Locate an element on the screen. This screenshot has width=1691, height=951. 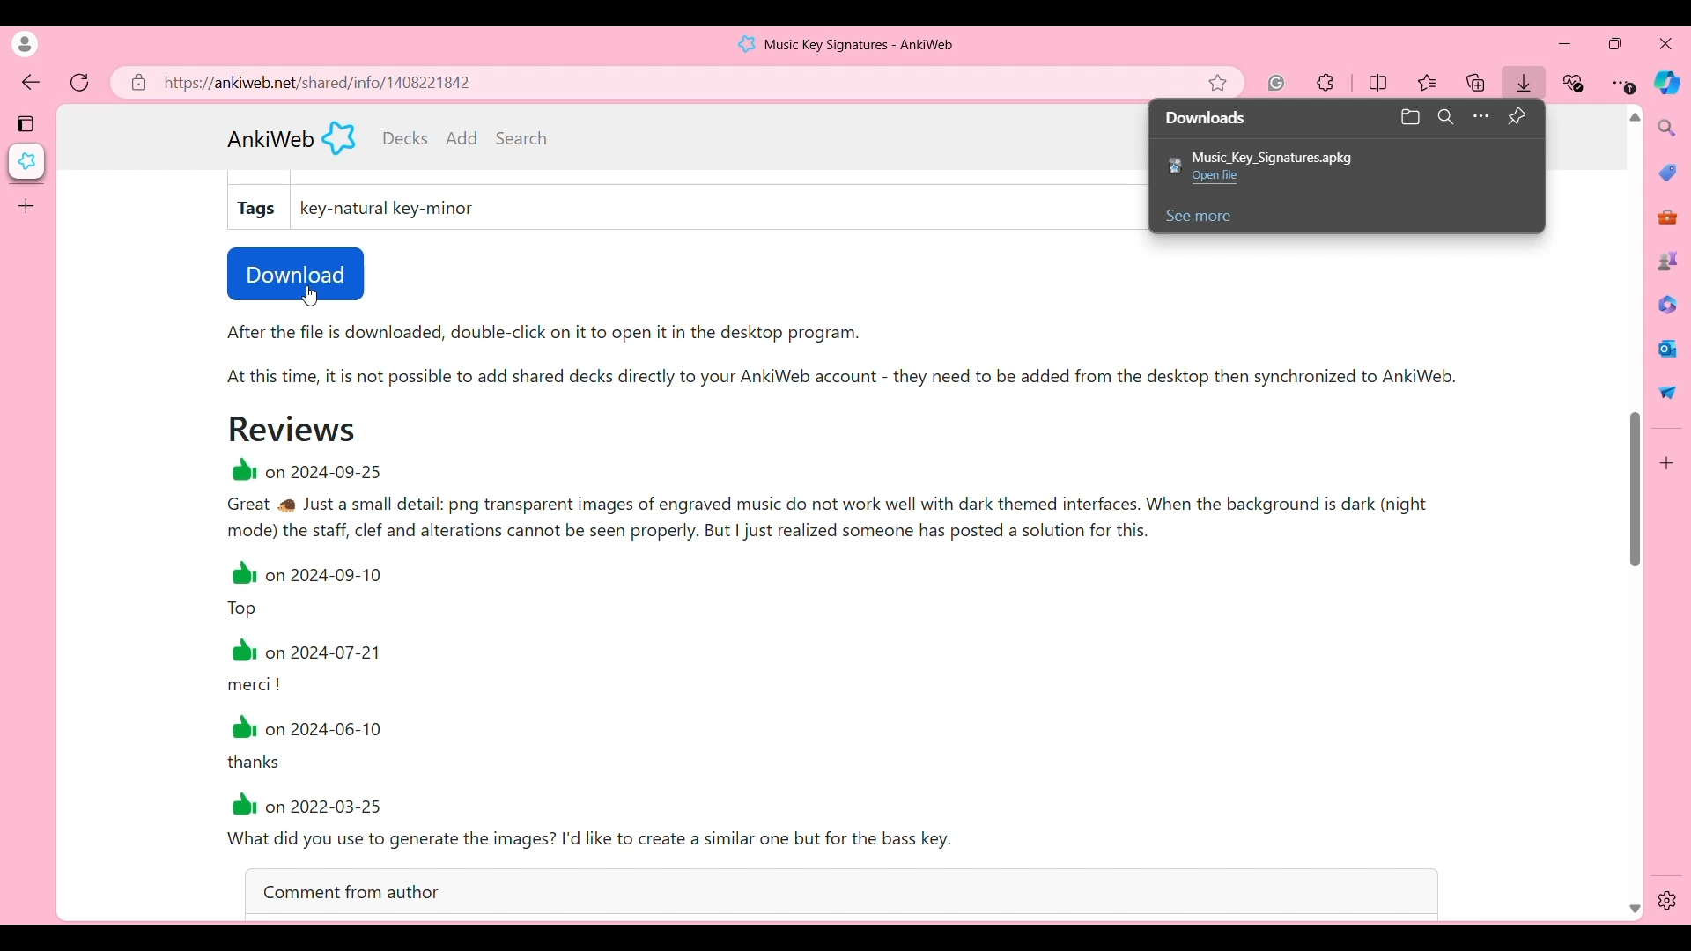
Split screen is located at coordinates (1377, 82).